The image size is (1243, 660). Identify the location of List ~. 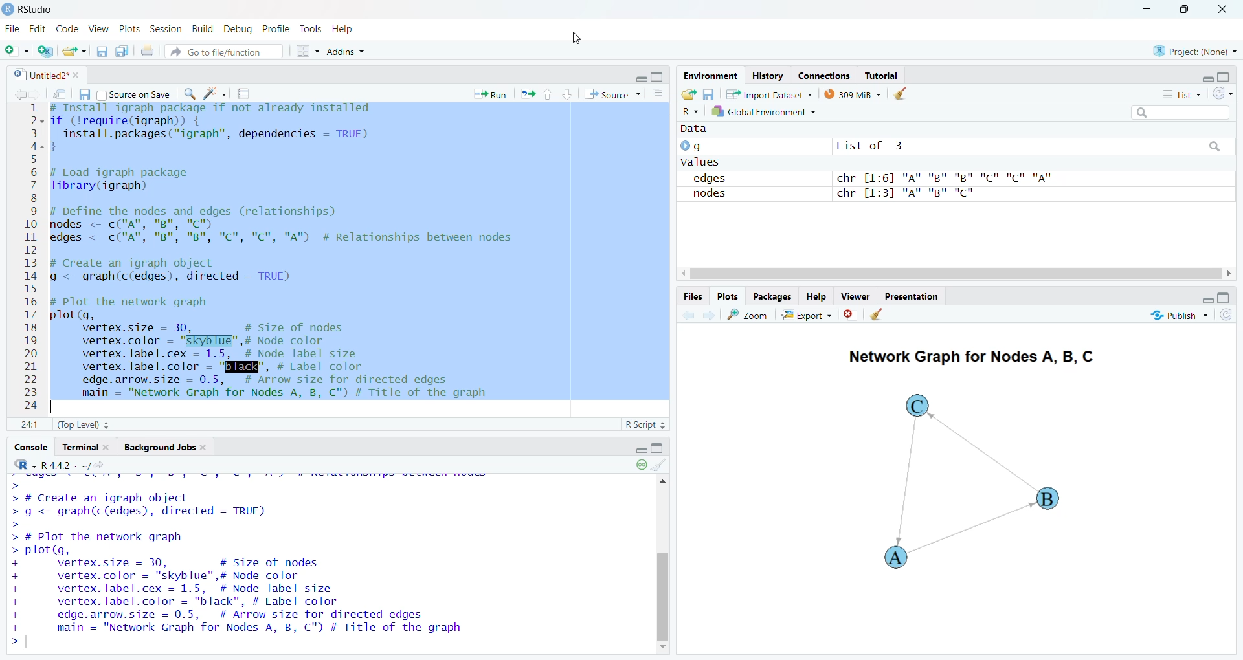
(1177, 93).